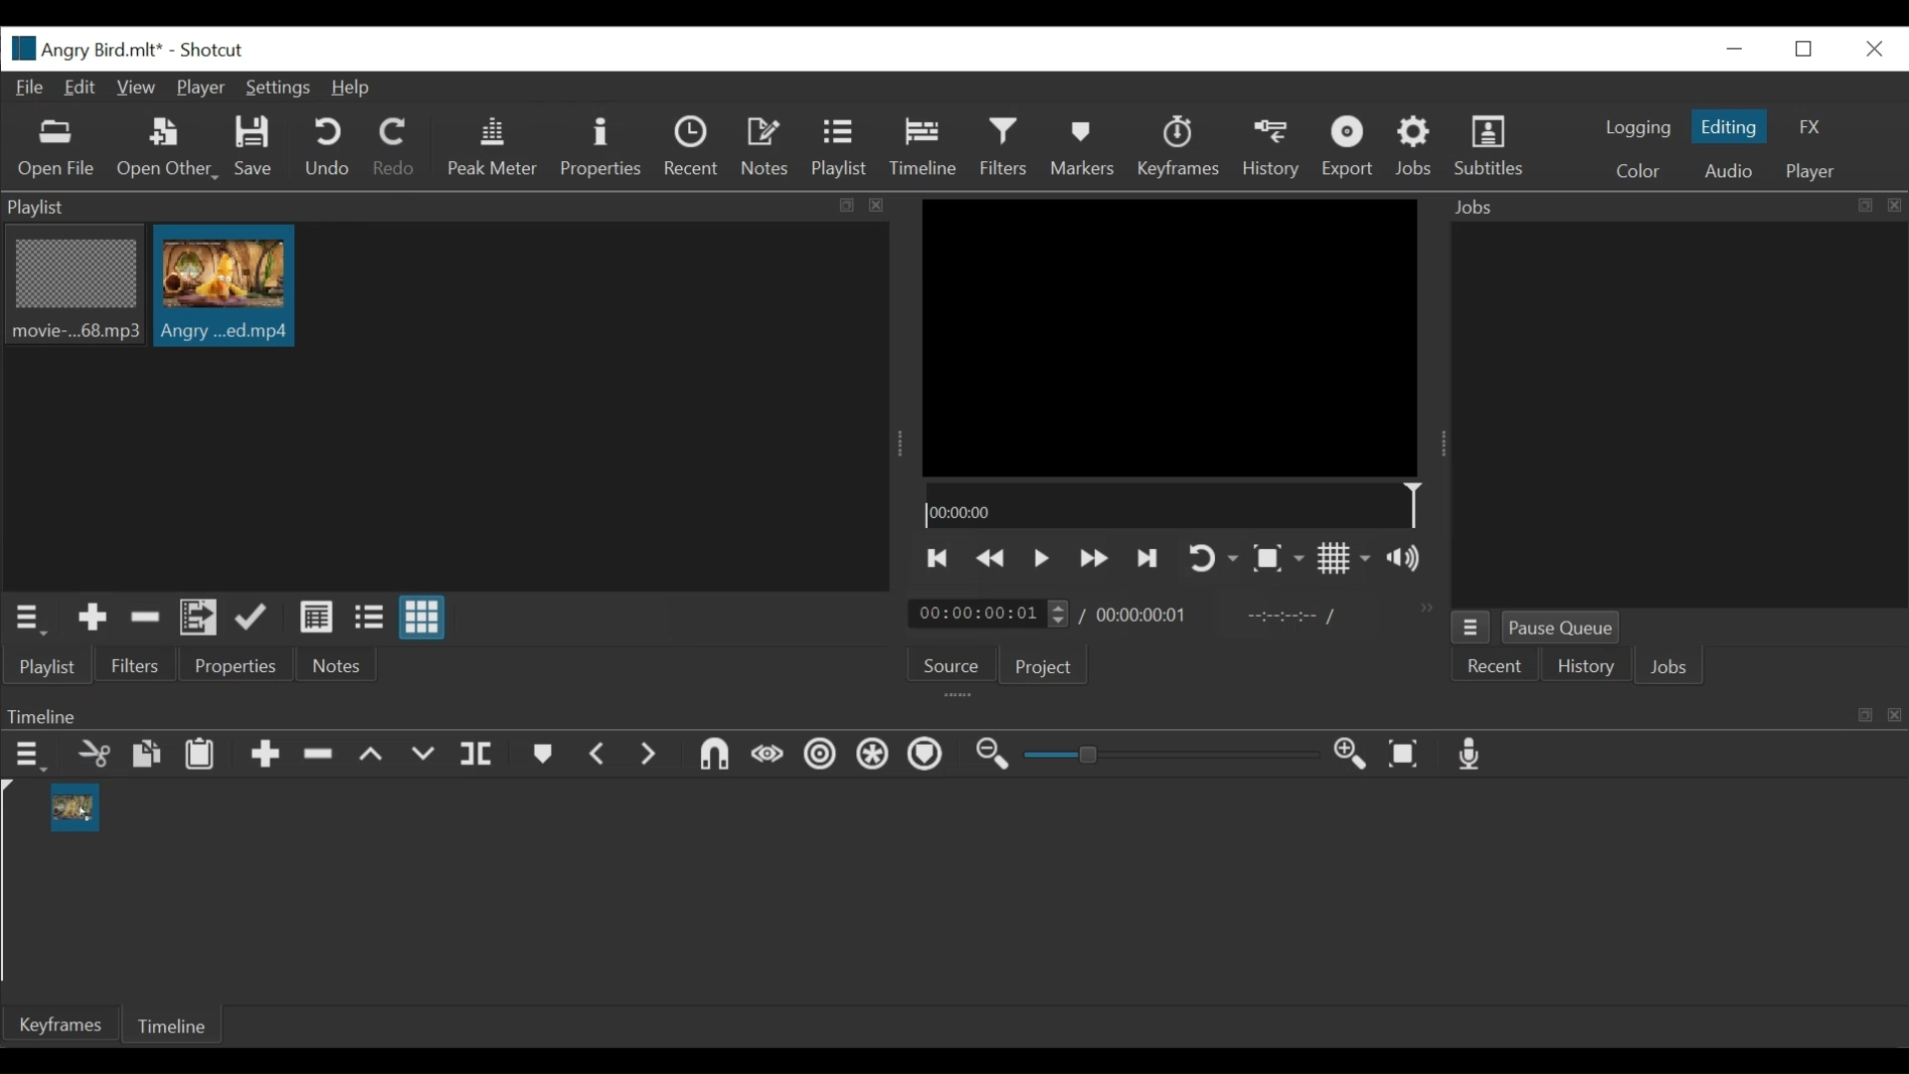  What do you see at coordinates (953, 662) in the screenshot?
I see `Source` at bounding box center [953, 662].